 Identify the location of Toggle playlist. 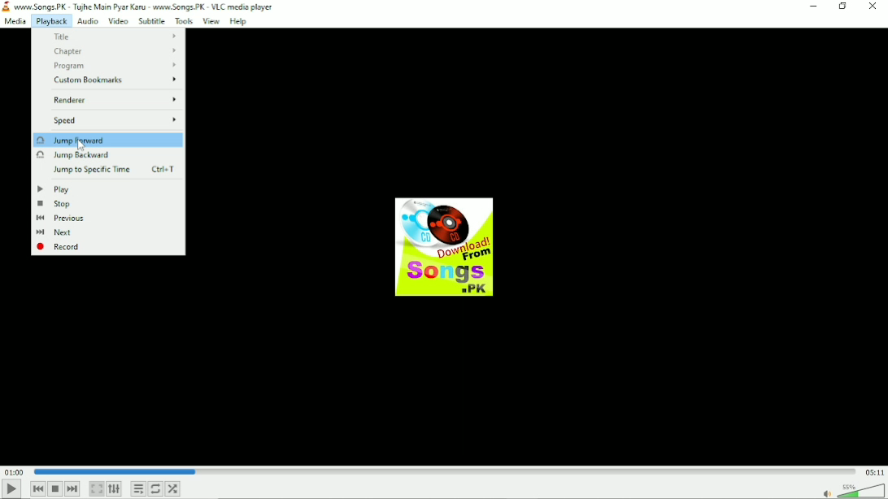
(138, 488).